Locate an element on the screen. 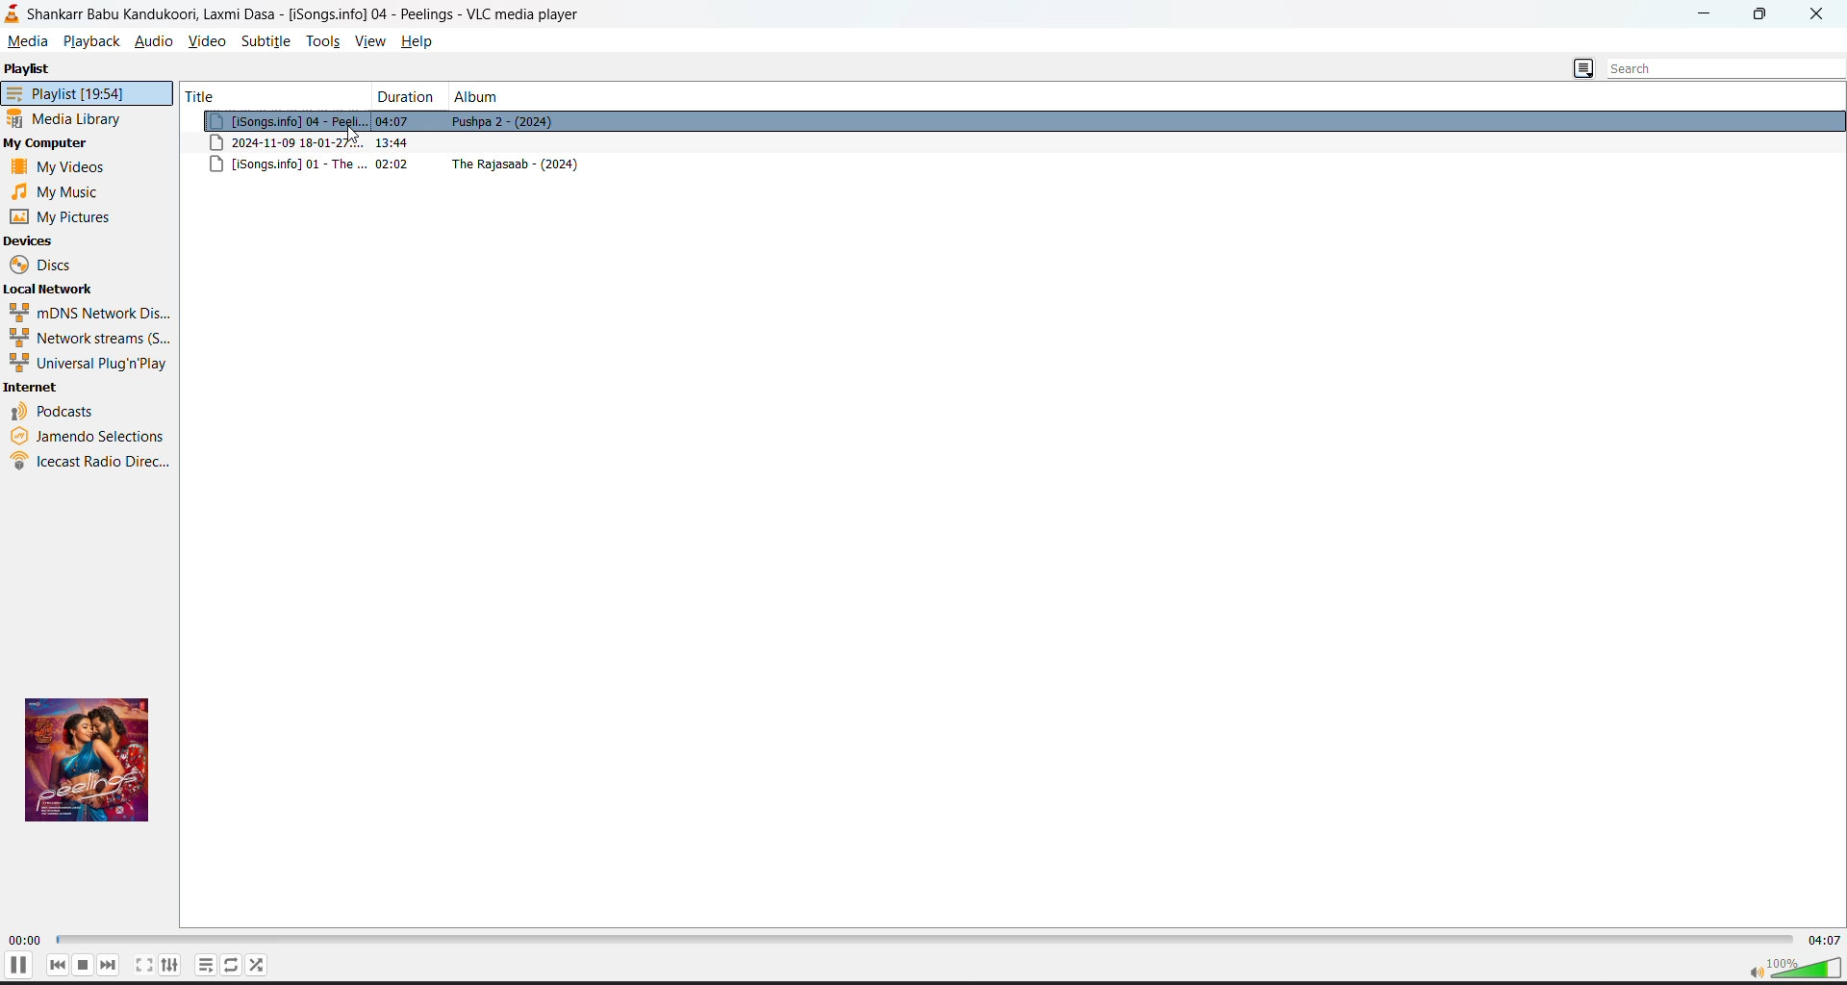  total track time is located at coordinates (1825, 942).